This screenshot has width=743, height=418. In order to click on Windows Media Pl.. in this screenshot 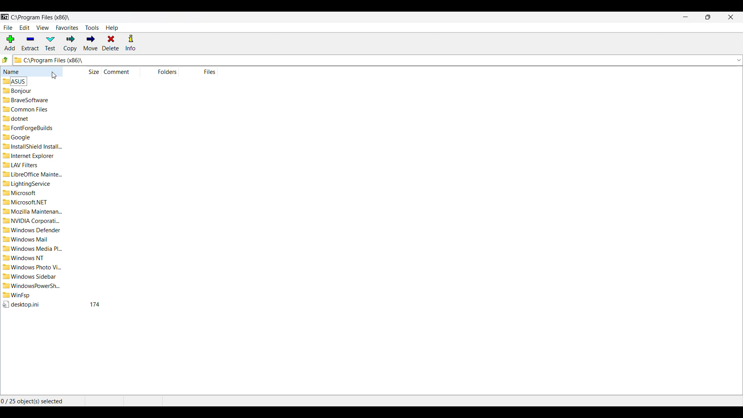, I will do `click(34, 248)`.